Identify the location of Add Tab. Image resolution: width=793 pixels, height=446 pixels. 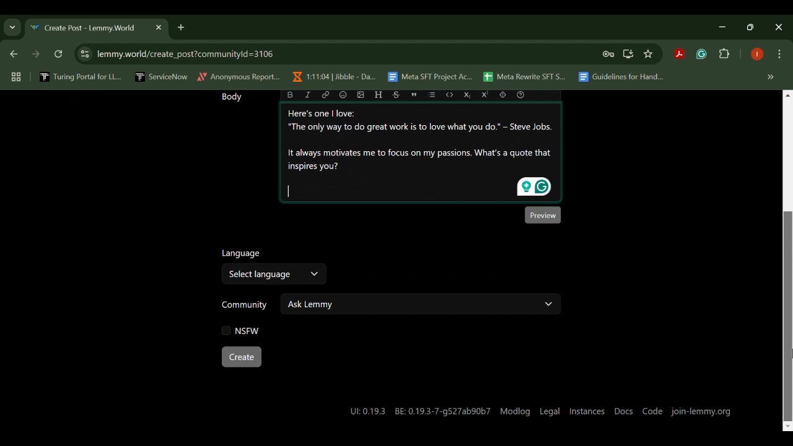
(180, 27).